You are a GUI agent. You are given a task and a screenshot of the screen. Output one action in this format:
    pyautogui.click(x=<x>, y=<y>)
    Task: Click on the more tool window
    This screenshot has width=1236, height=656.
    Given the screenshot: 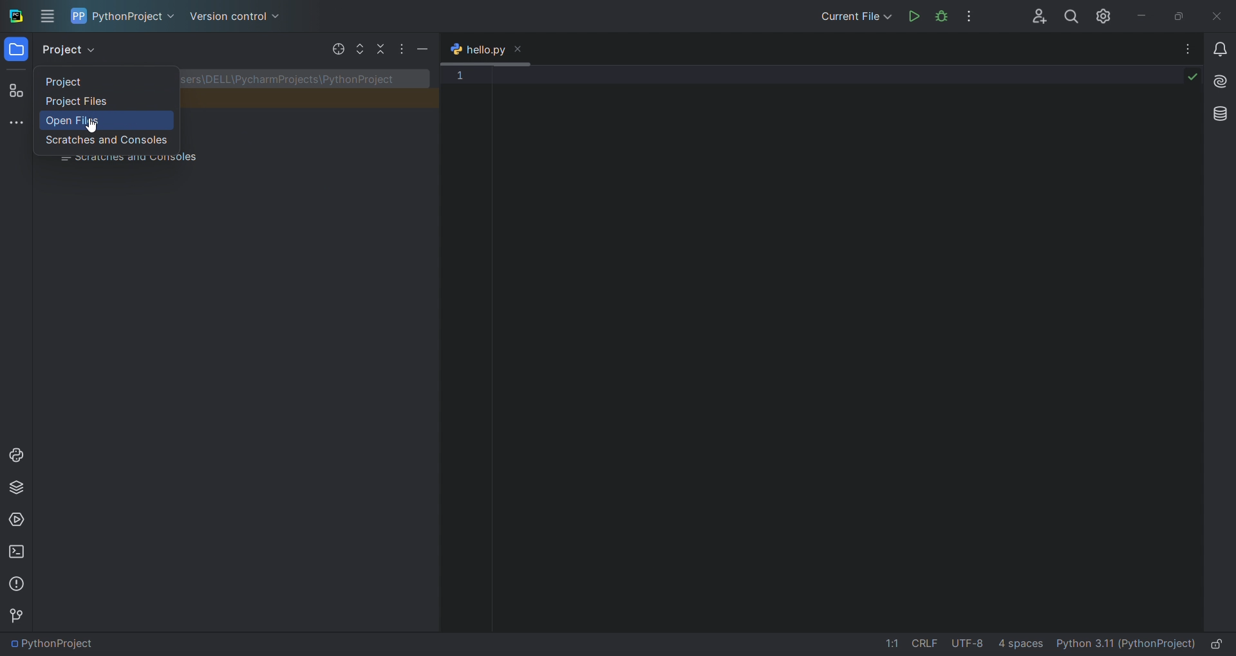 What is the action you would take?
    pyautogui.click(x=16, y=122)
    